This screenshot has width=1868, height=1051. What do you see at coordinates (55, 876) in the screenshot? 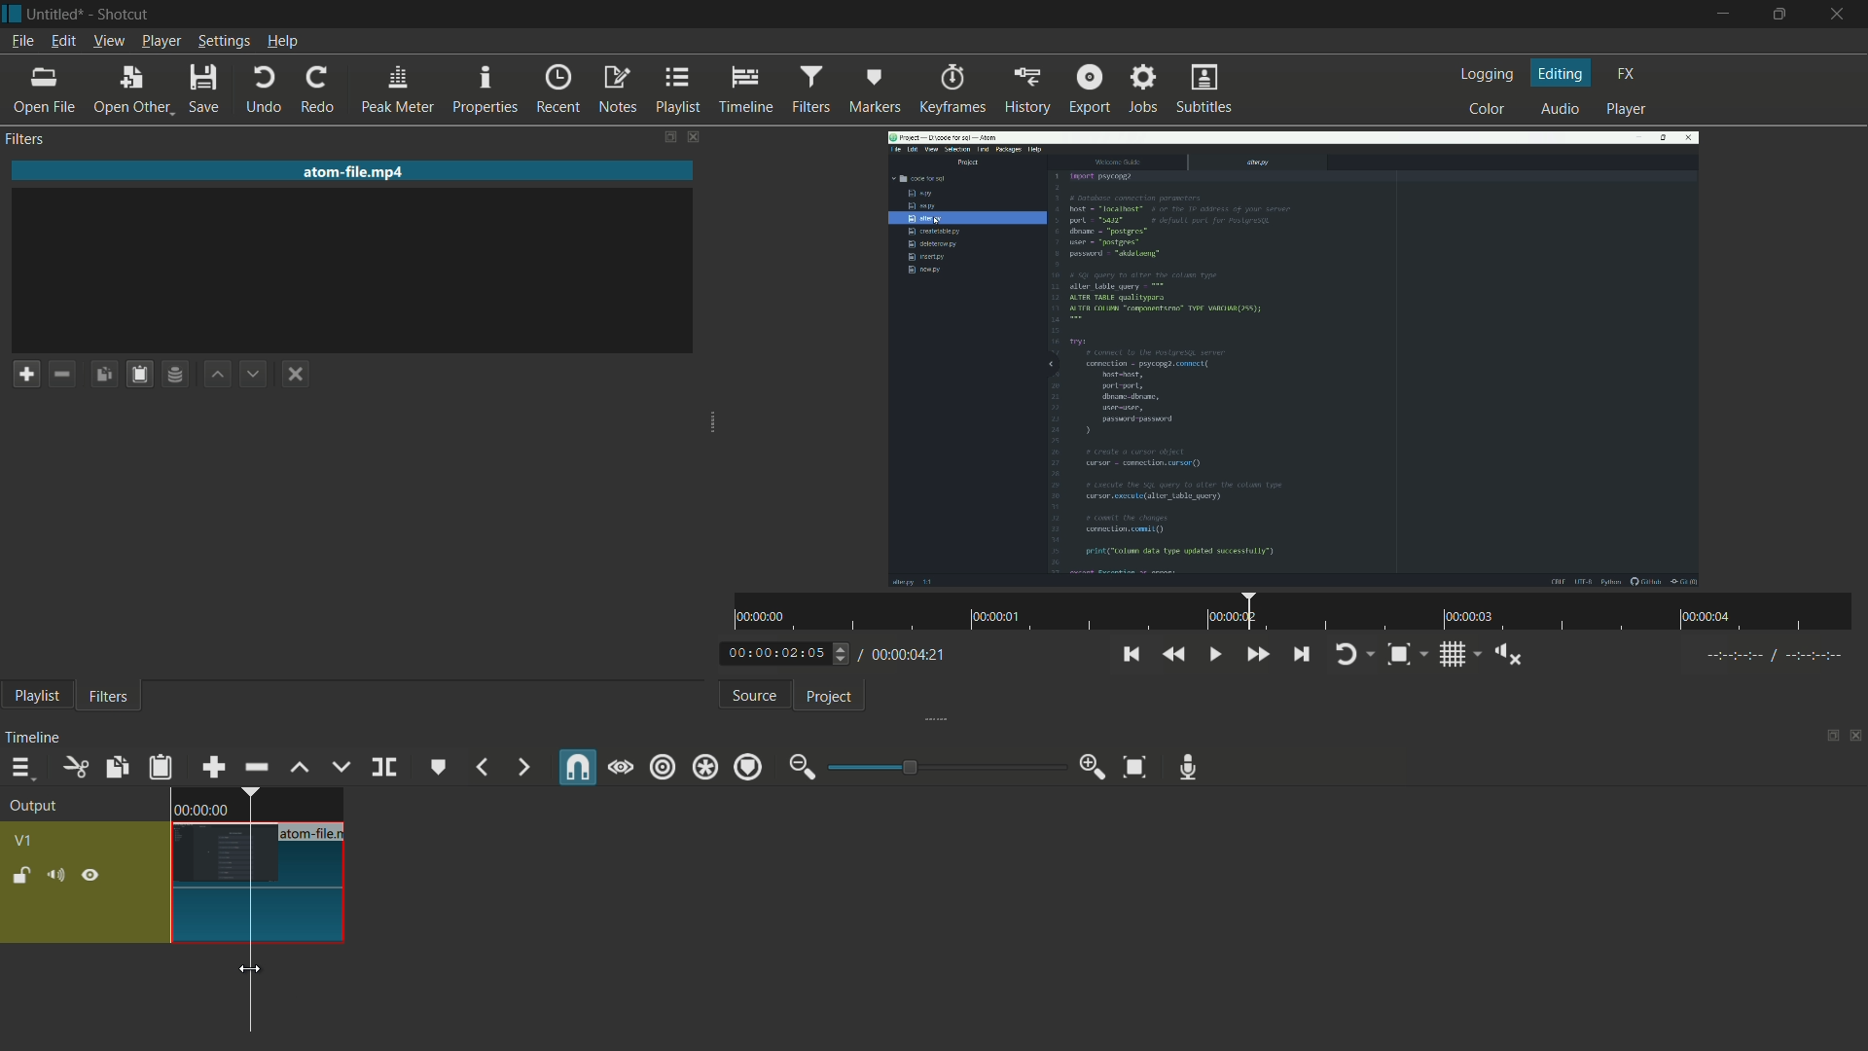
I see `mute` at bounding box center [55, 876].